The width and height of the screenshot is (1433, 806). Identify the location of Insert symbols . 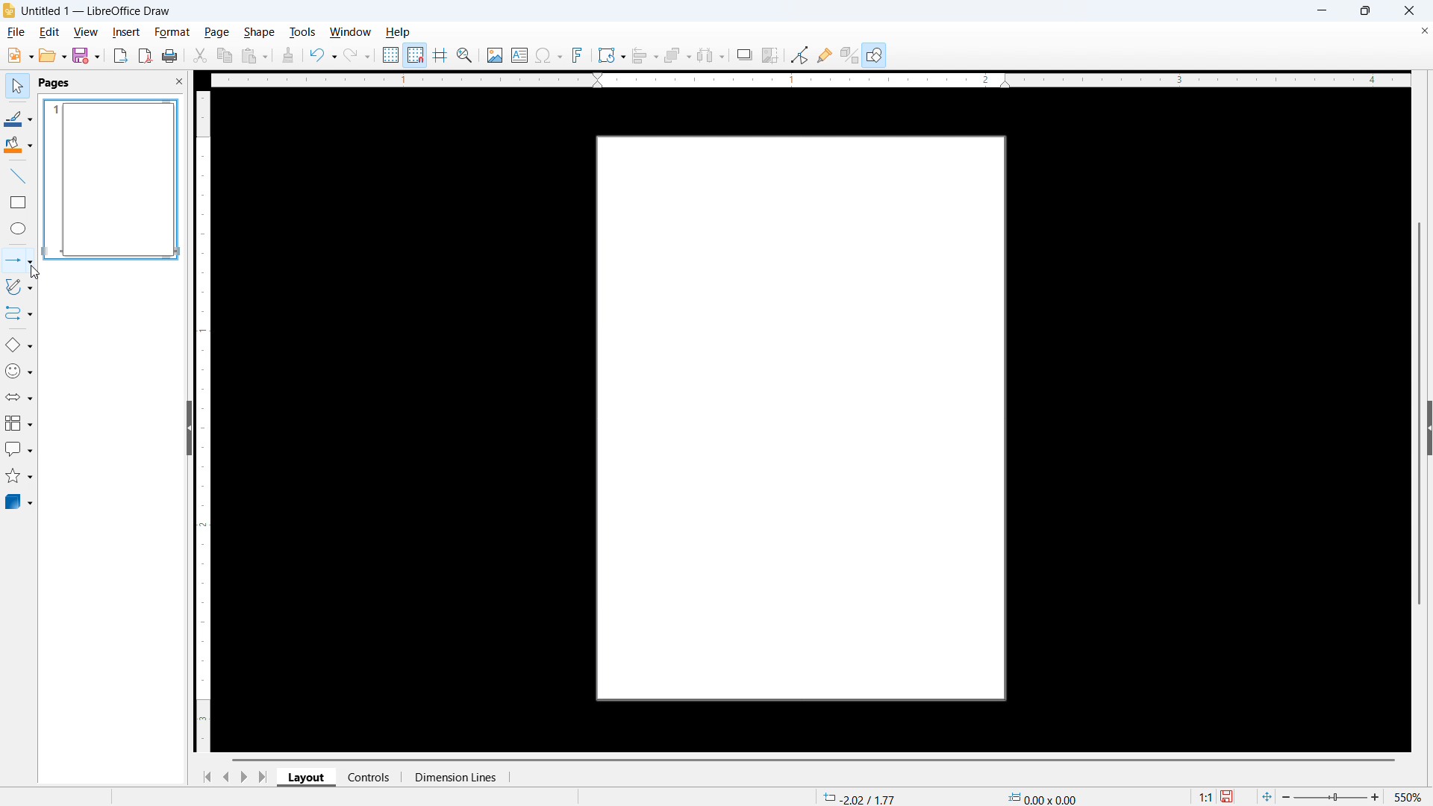
(549, 55).